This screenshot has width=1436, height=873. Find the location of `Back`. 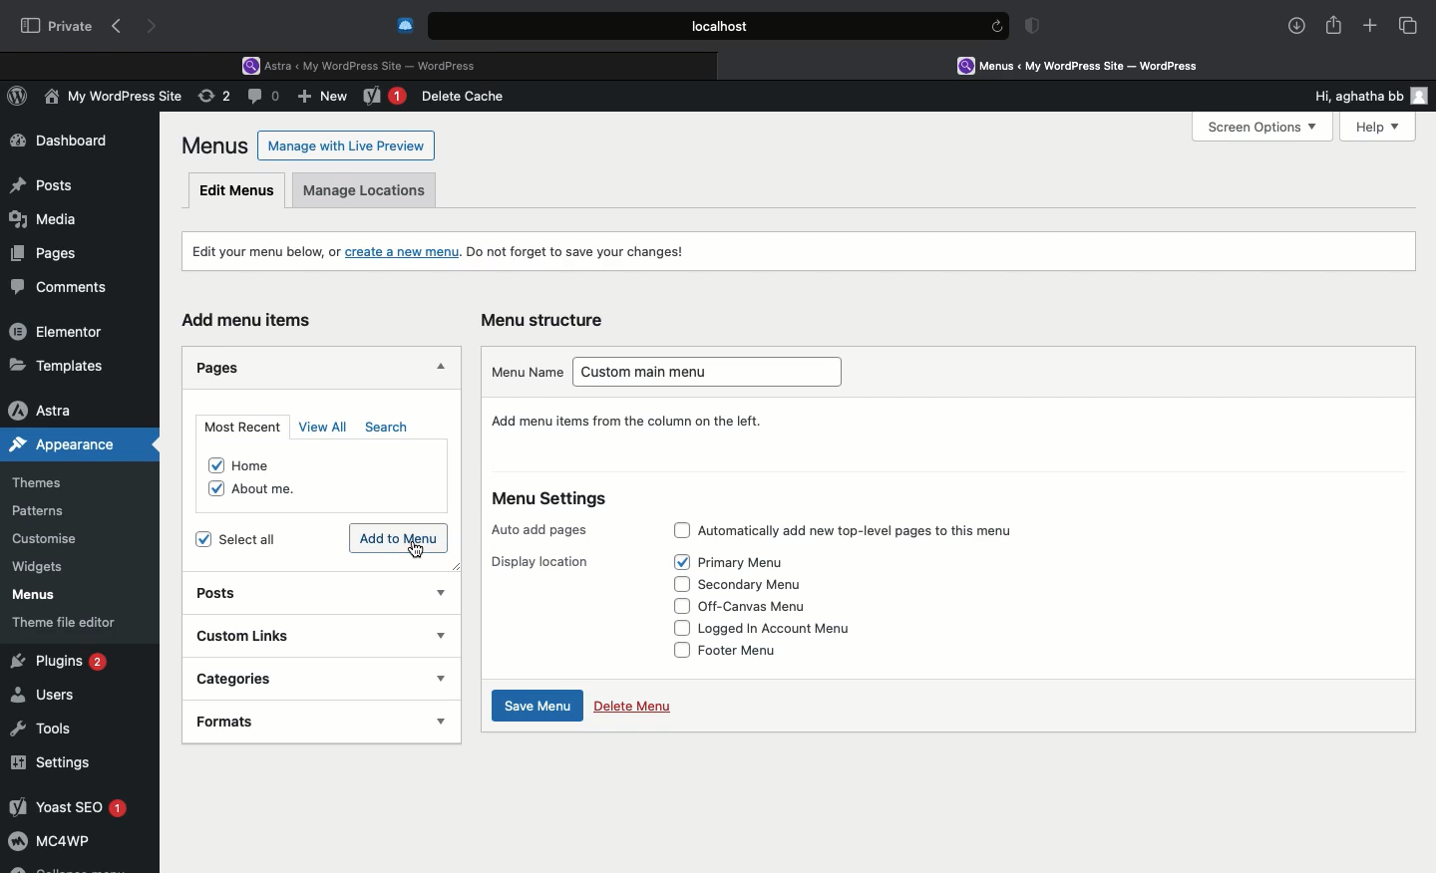

Back is located at coordinates (121, 27).